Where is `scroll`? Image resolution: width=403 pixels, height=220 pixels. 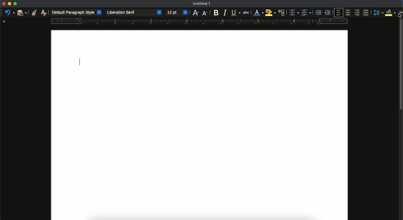
scroll is located at coordinates (401, 120).